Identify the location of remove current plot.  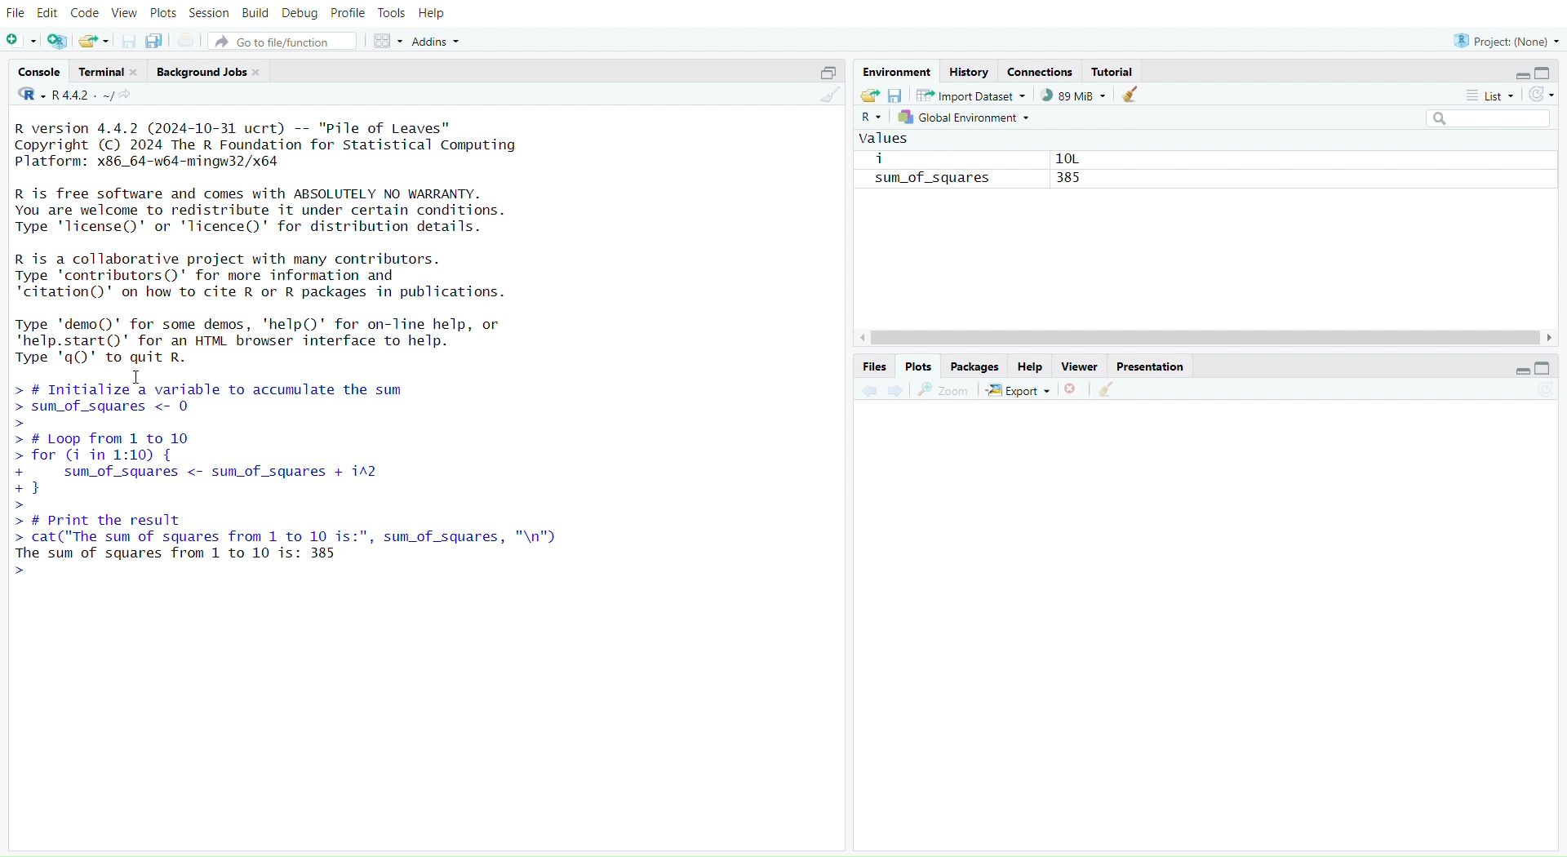
(1074, 389).